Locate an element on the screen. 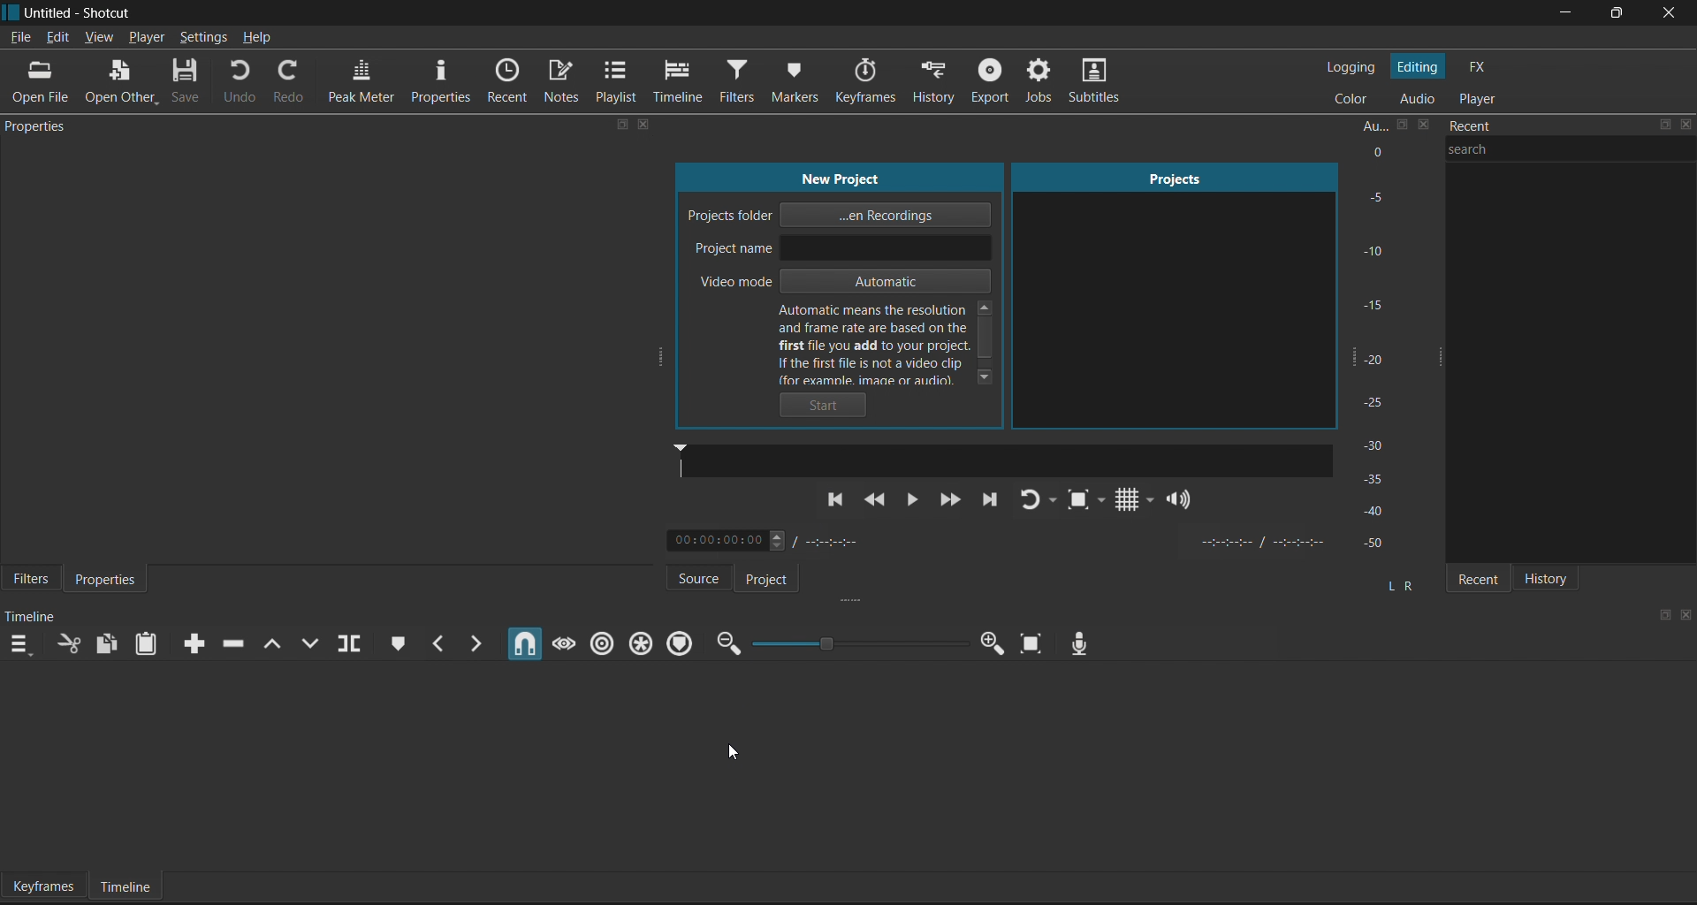  Source is located at coordinates (688, 577).